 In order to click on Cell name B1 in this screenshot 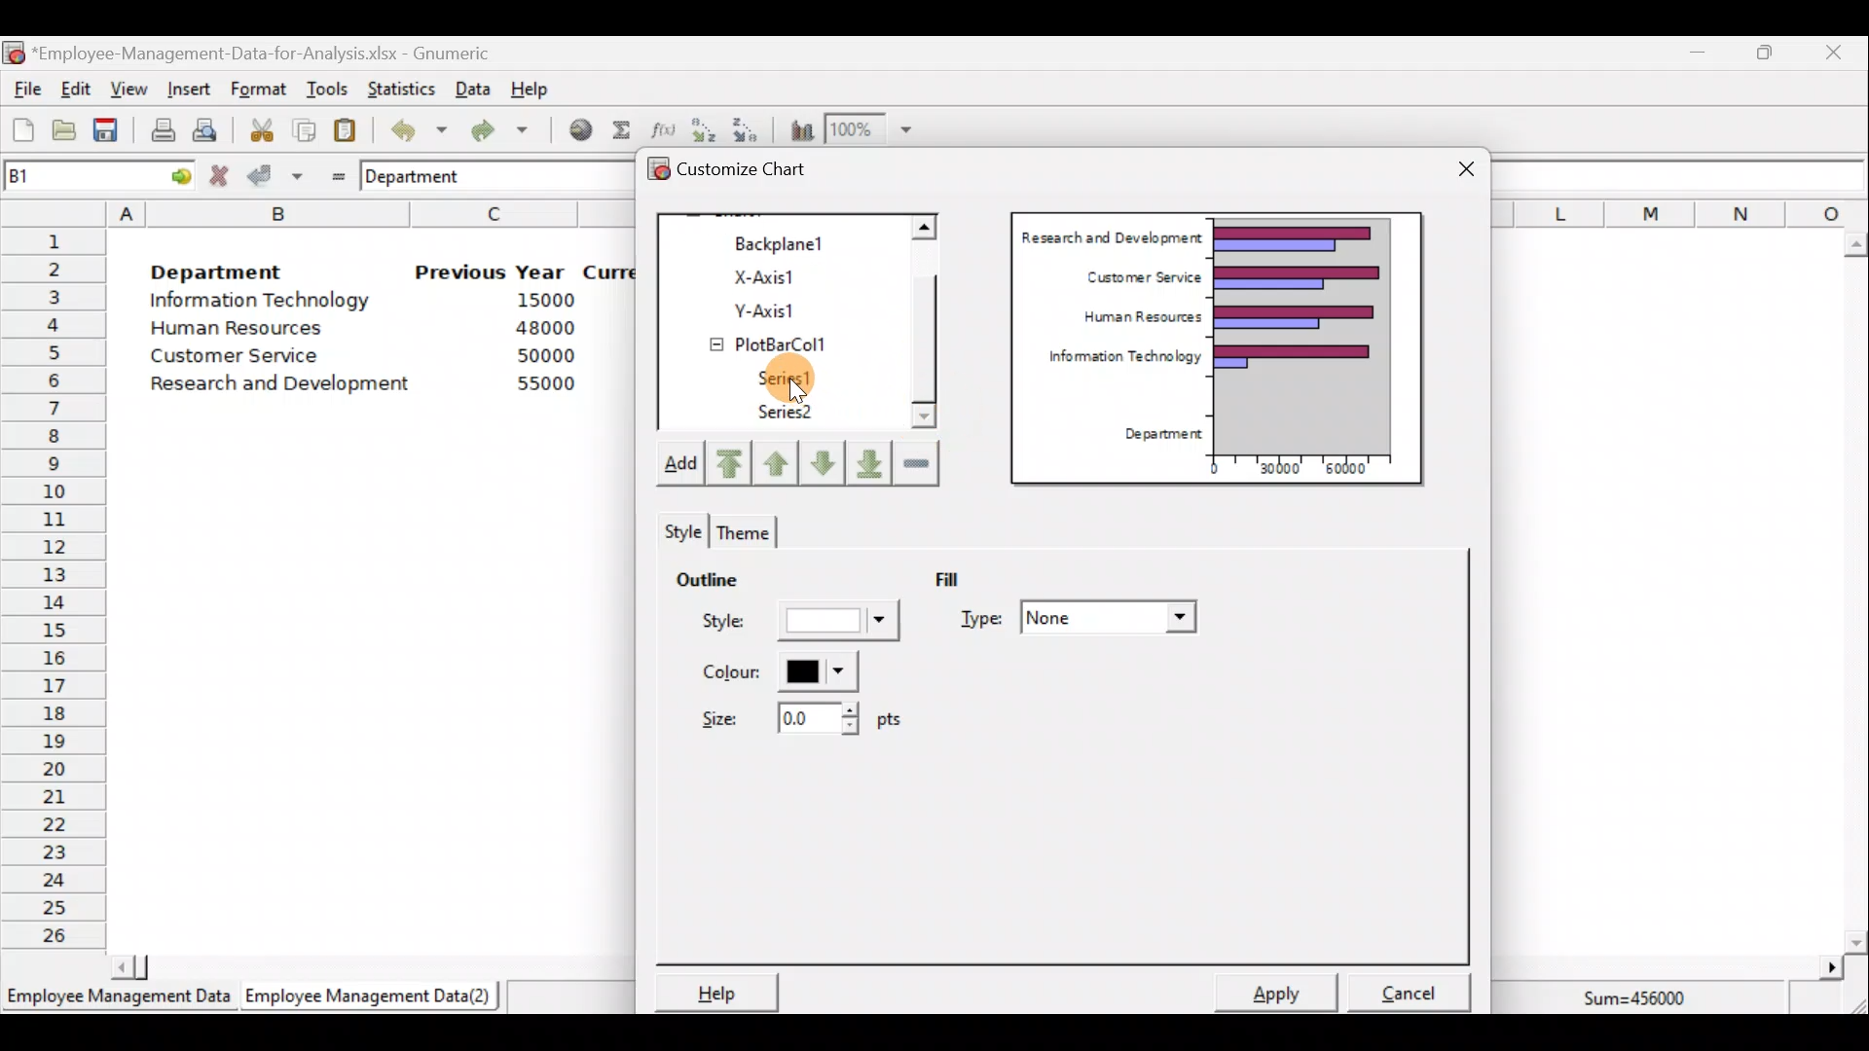, I will do `click(64, 175)`.